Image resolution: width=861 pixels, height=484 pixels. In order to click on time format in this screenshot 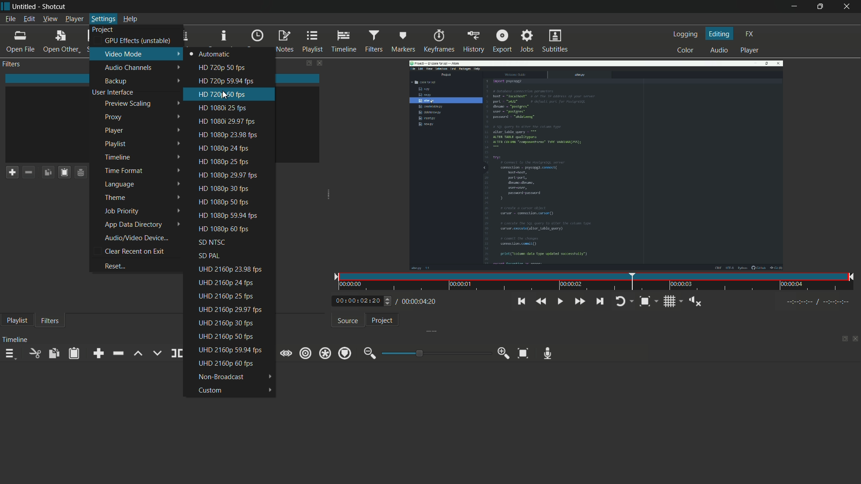, I will do `click(143, 171)`.